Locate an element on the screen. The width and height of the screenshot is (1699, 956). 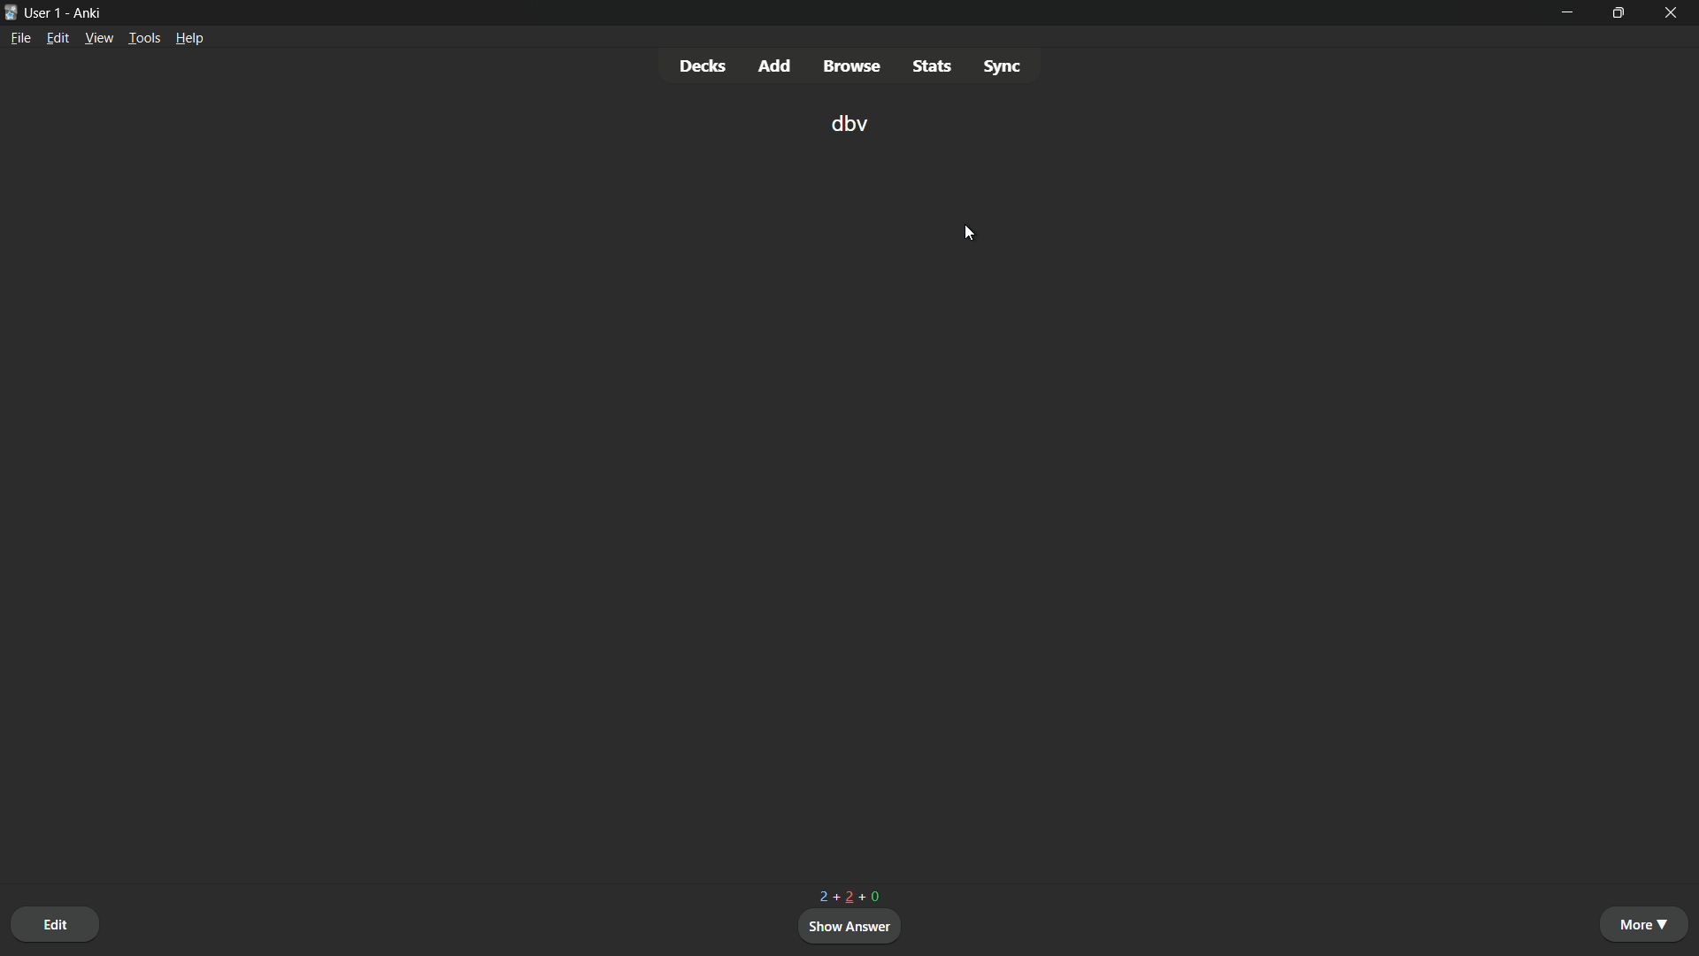
cursor is located at coordinates (968, 234).